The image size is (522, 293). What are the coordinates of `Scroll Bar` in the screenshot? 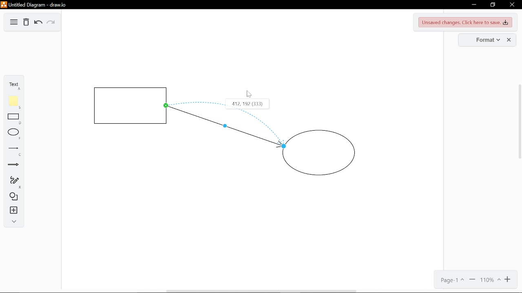 It's located at (516, 122).